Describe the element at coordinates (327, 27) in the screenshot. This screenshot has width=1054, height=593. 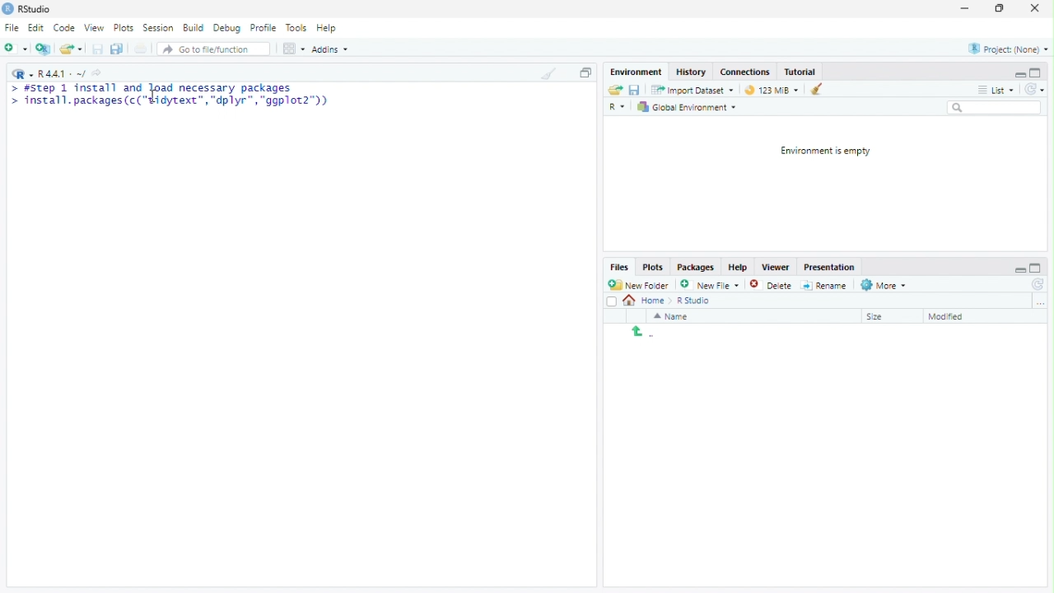
I see `Help` at that location.